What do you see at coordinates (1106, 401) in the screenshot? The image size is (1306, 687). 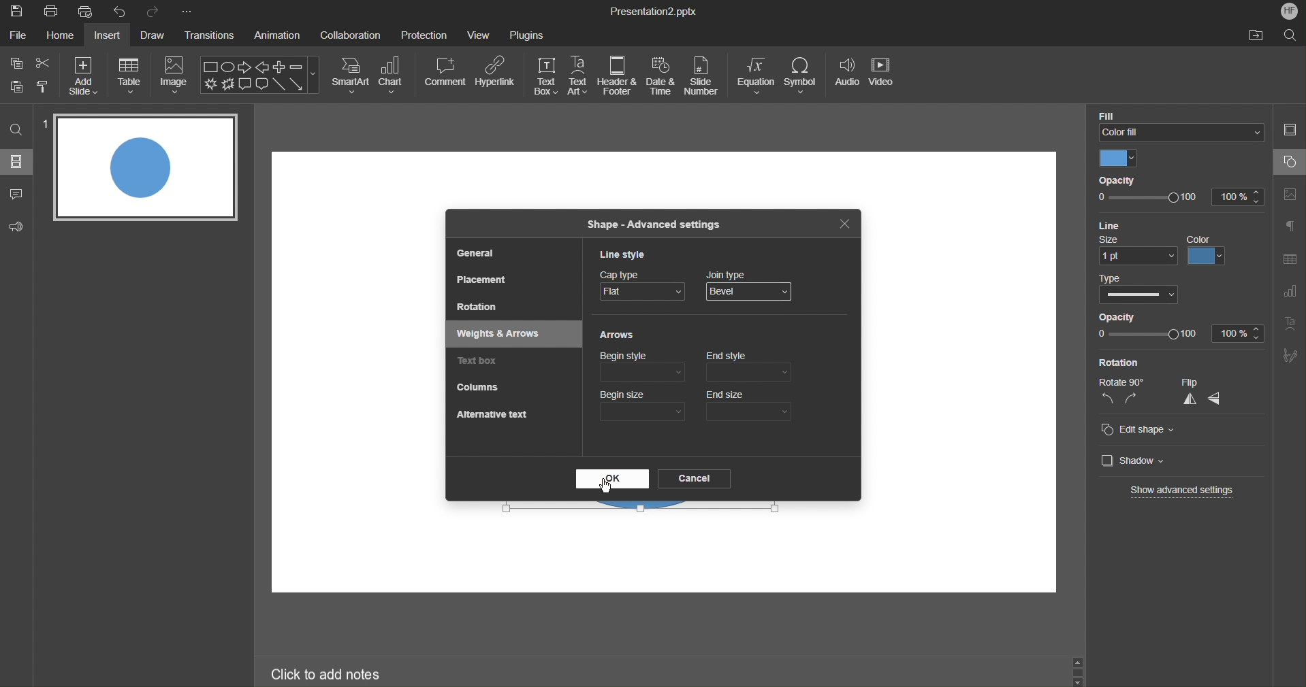 I see `left` at bounding box center [1106, 401].